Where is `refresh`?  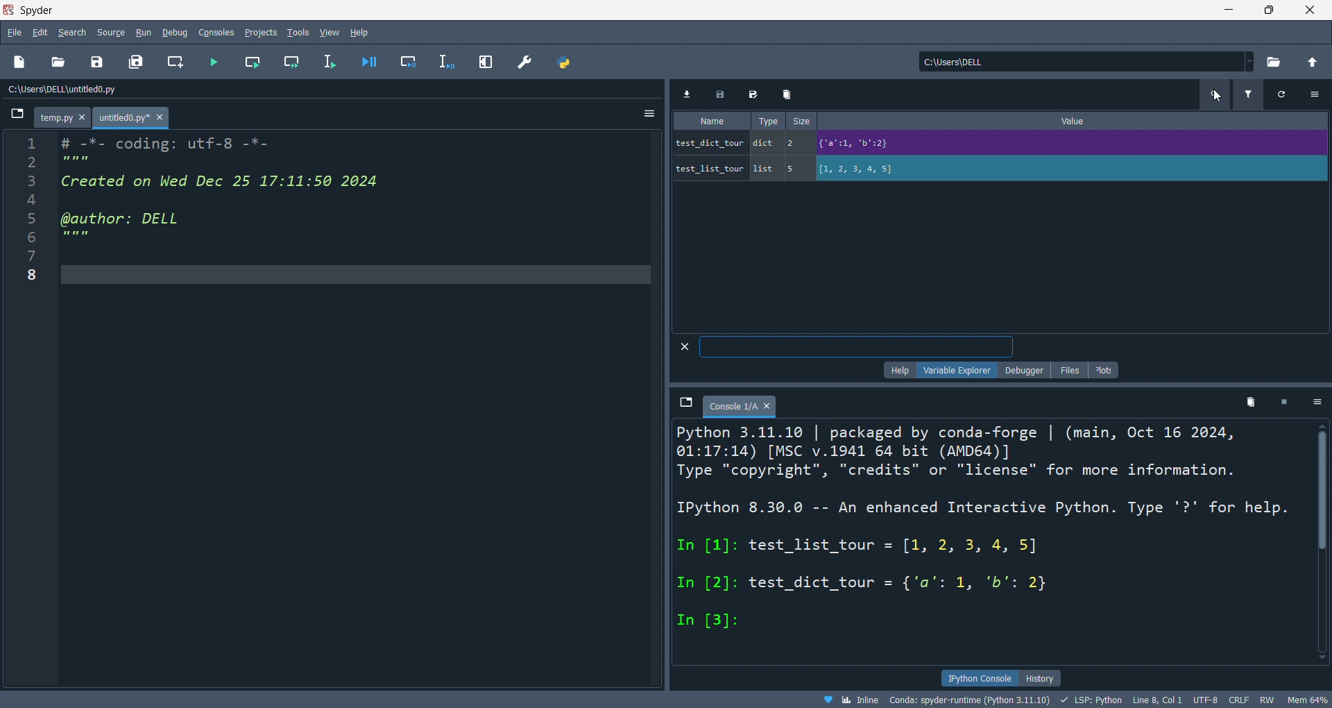
refresh is located at coordinates (1277, 98).